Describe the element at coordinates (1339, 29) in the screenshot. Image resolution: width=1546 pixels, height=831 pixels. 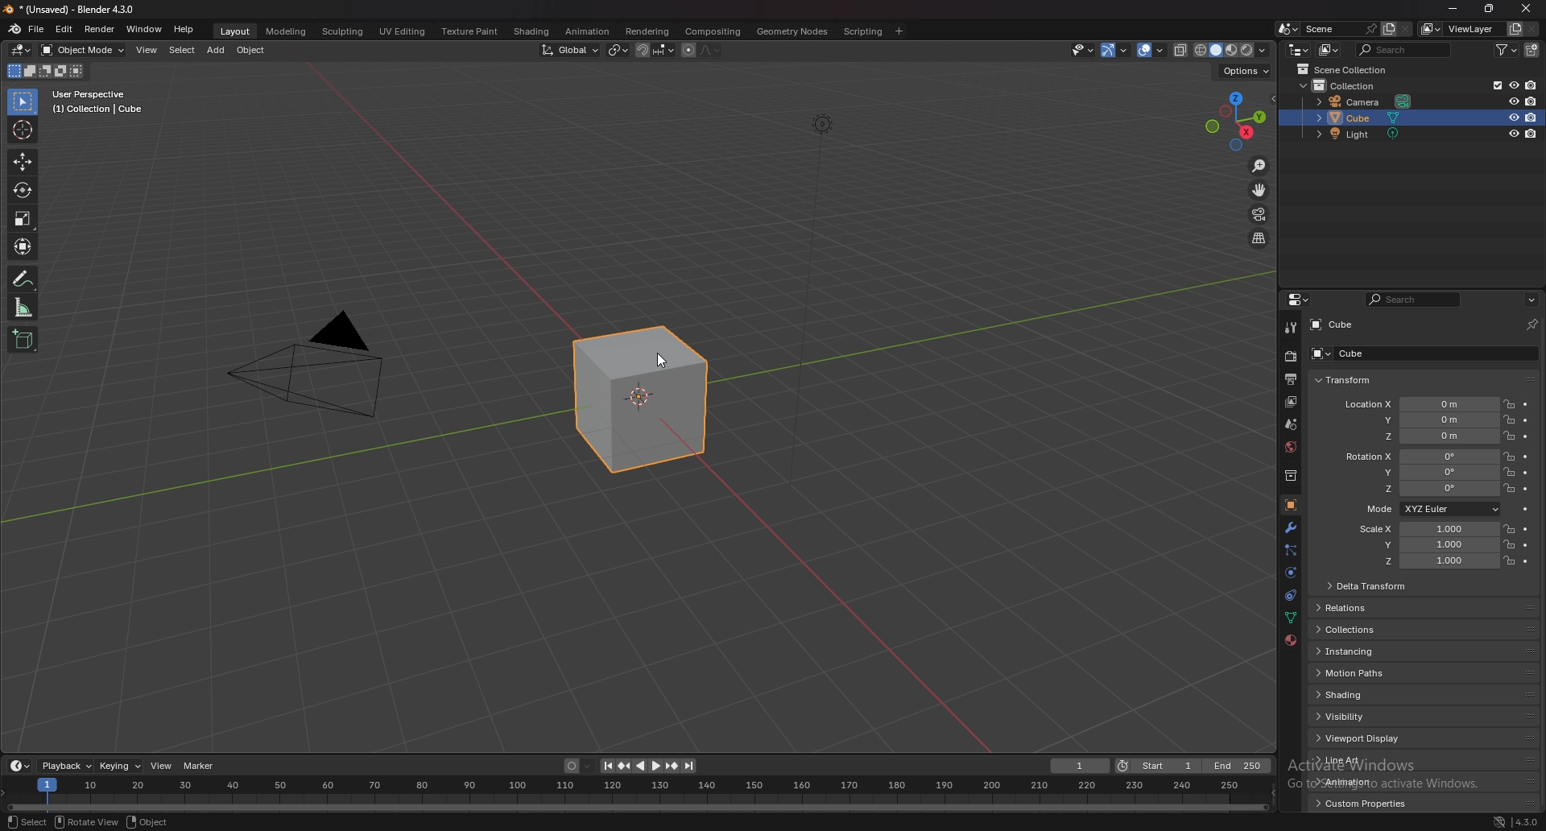
I see `scene` at that location.